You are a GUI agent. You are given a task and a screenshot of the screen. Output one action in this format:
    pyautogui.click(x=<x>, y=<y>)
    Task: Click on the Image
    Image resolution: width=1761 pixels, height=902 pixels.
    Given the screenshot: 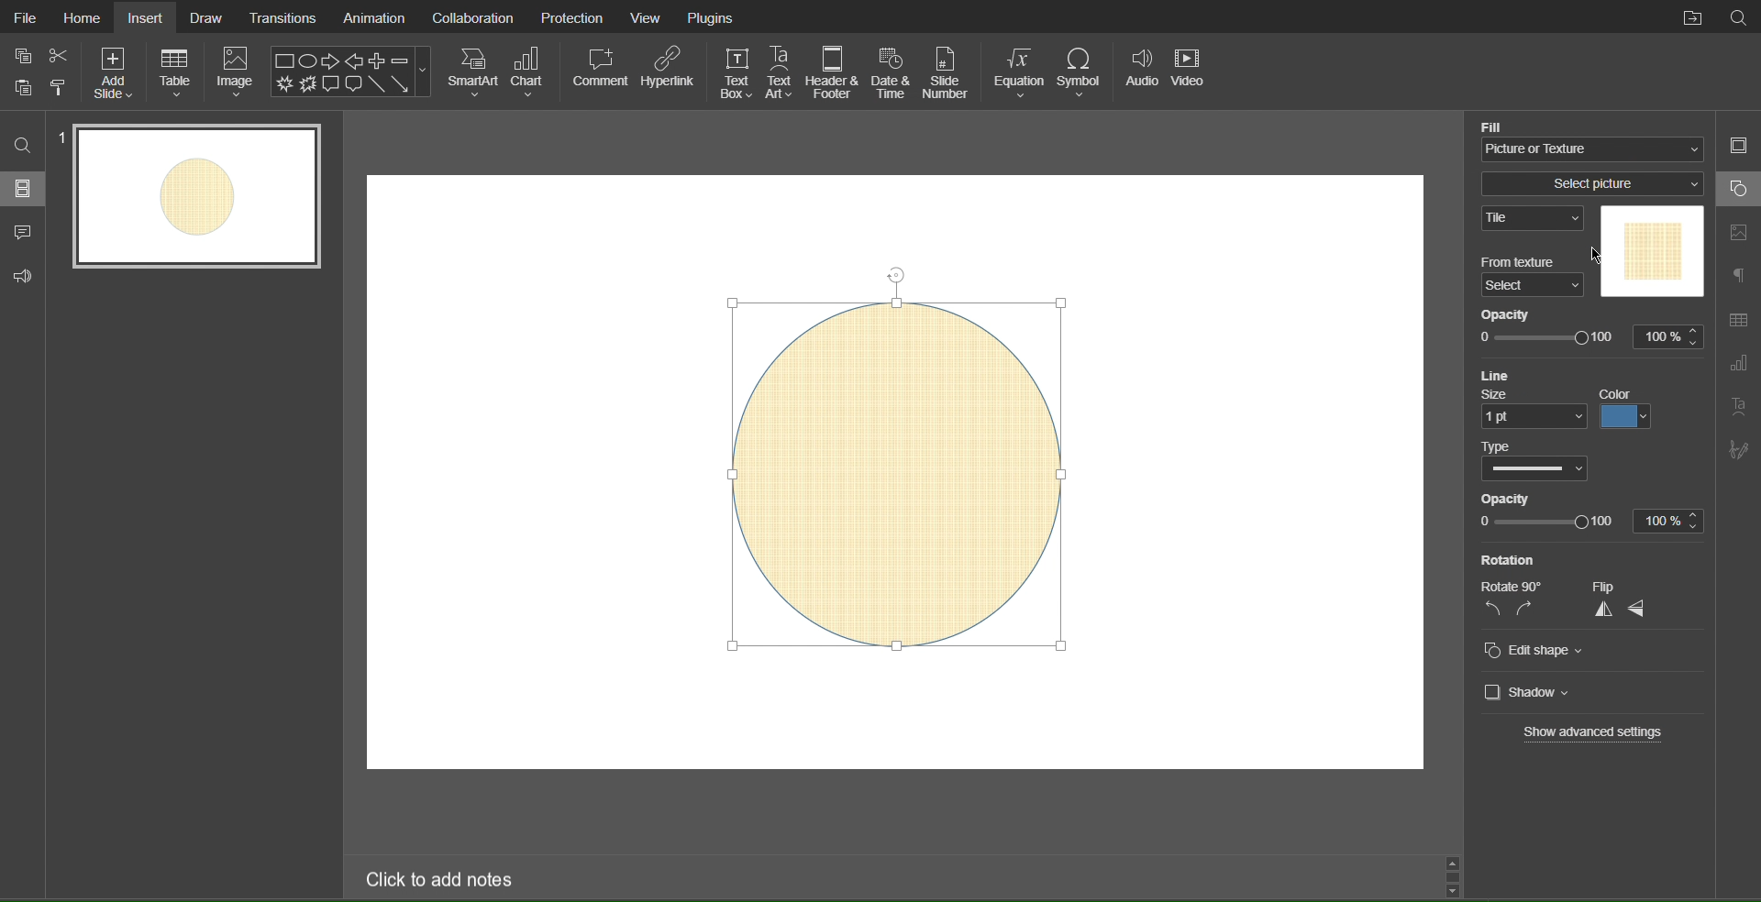 What is the action you would take?
    pyautogui.click(x=240, y=73)
    